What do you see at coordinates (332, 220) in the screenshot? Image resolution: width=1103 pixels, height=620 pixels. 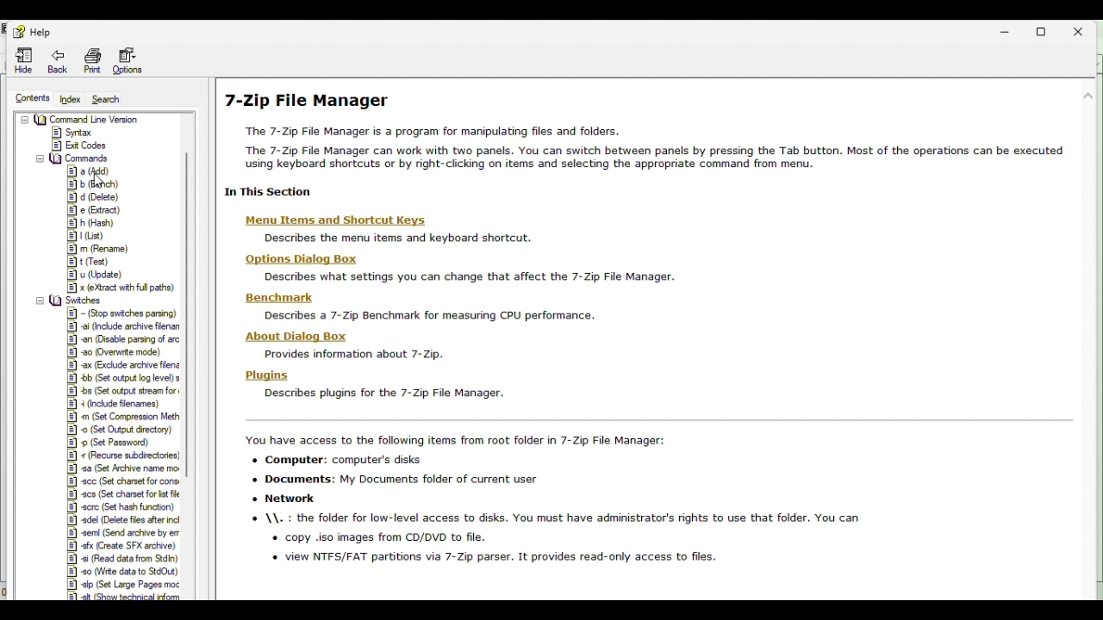 I see `Menu Items and Shortcut Keys` at bounding box center [332, 220].